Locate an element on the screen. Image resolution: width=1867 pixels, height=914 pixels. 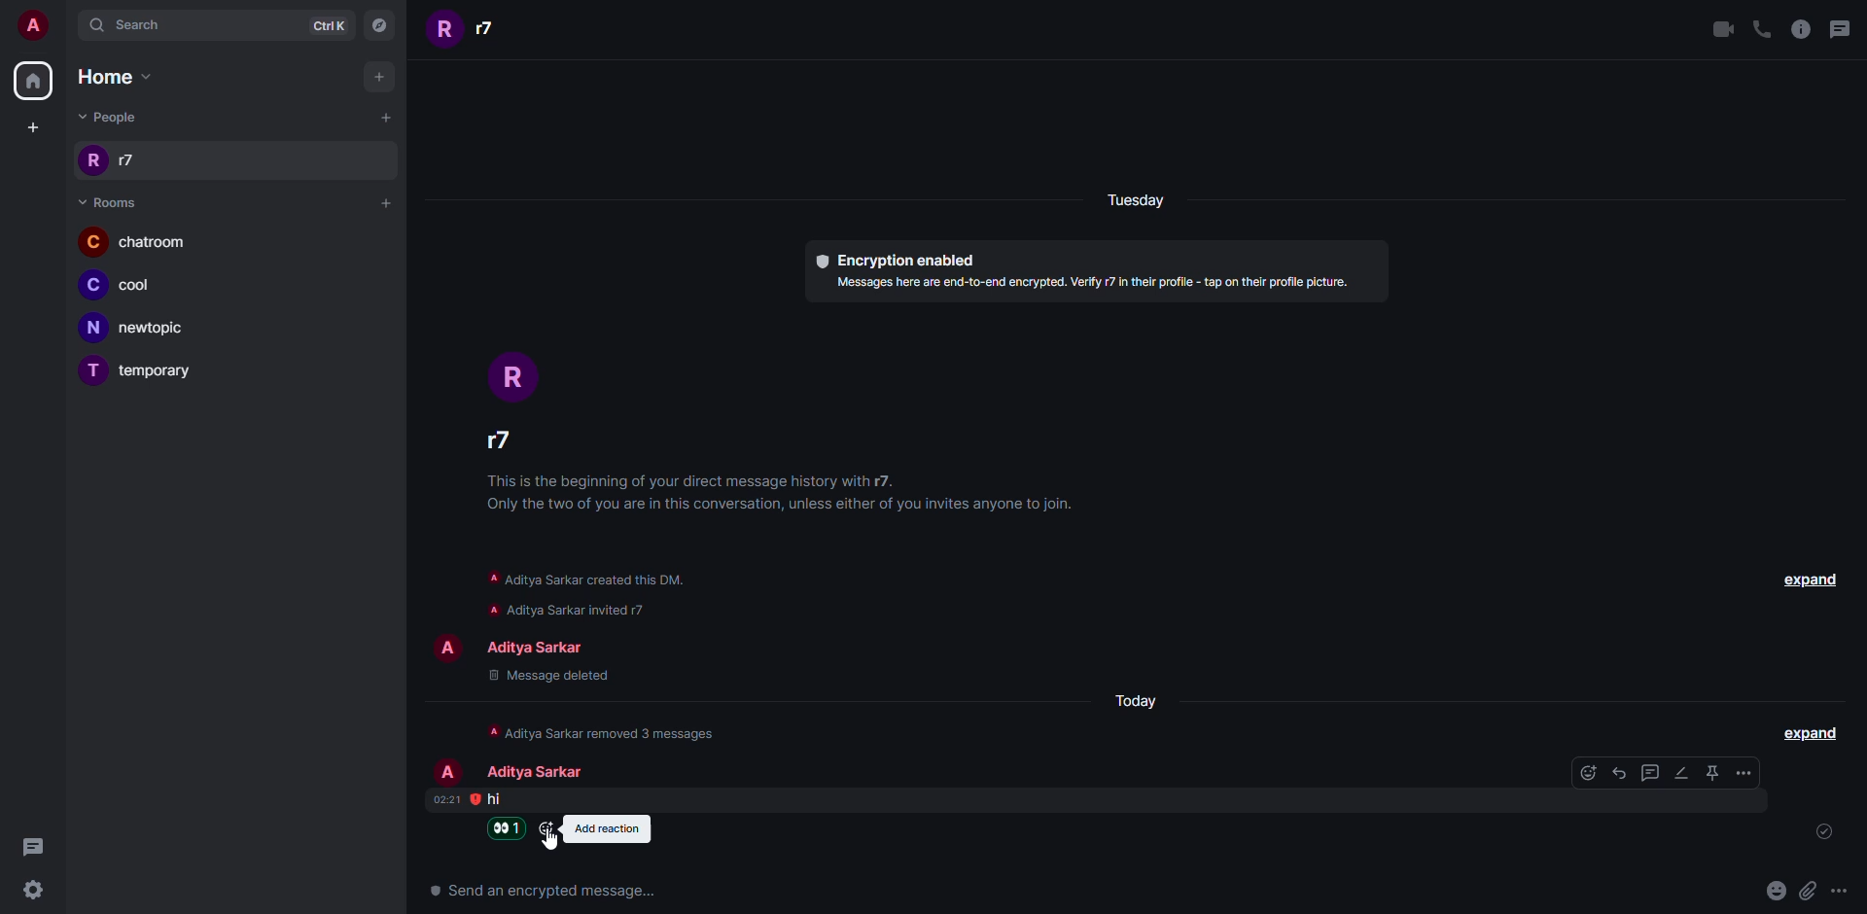
message is located at coordinates (495, 800).